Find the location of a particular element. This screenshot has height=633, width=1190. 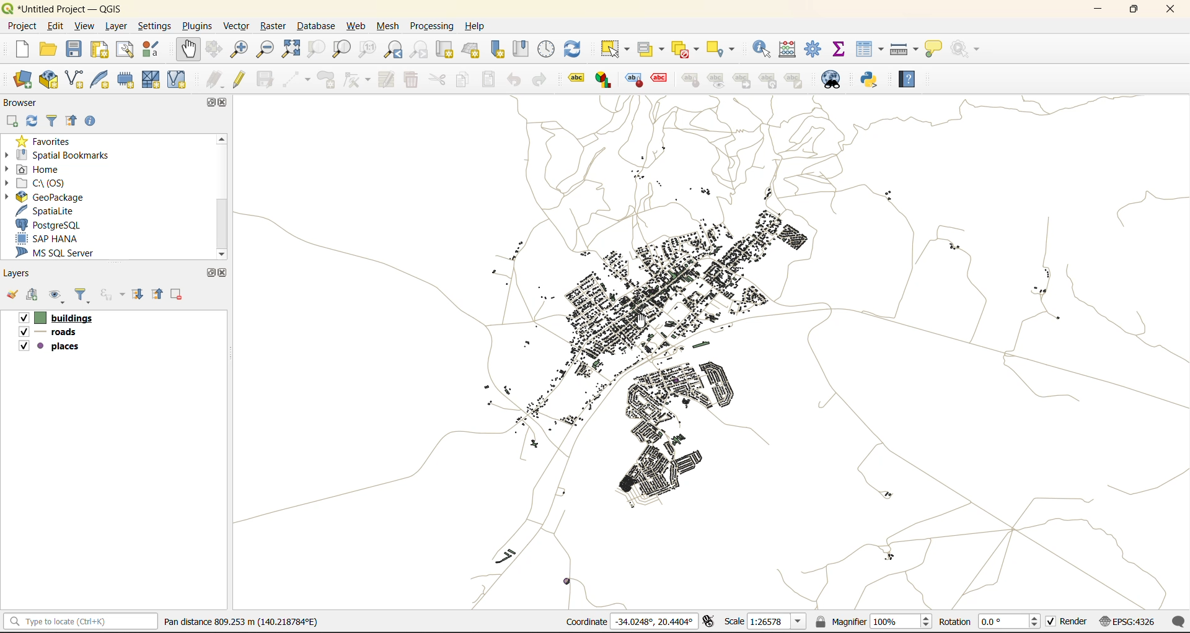

rotation is located at coordinates (988, 622).